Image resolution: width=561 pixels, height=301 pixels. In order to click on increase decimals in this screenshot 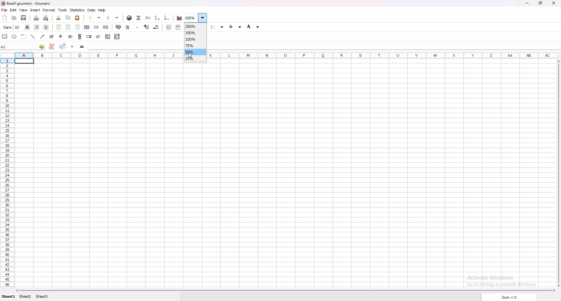, I will do `click(146, 27)`.